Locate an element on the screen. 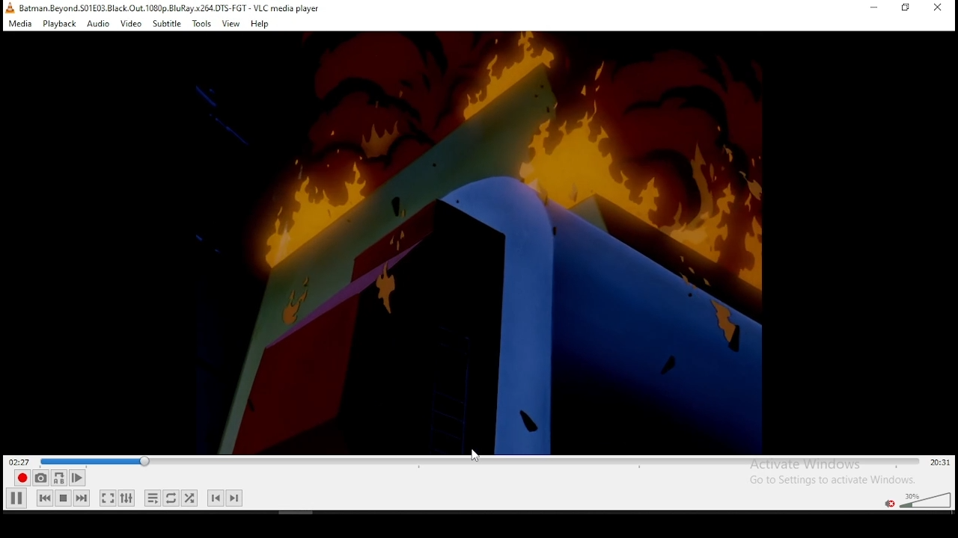  mute/unmute is located at coordinates (888, 503).